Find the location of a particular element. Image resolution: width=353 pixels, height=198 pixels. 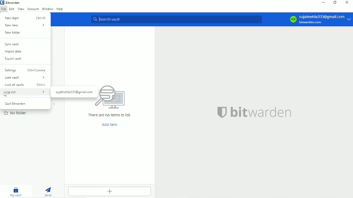

sujaimehla333@gmail.com bitwarden.com is located at coordinates (326, 19).